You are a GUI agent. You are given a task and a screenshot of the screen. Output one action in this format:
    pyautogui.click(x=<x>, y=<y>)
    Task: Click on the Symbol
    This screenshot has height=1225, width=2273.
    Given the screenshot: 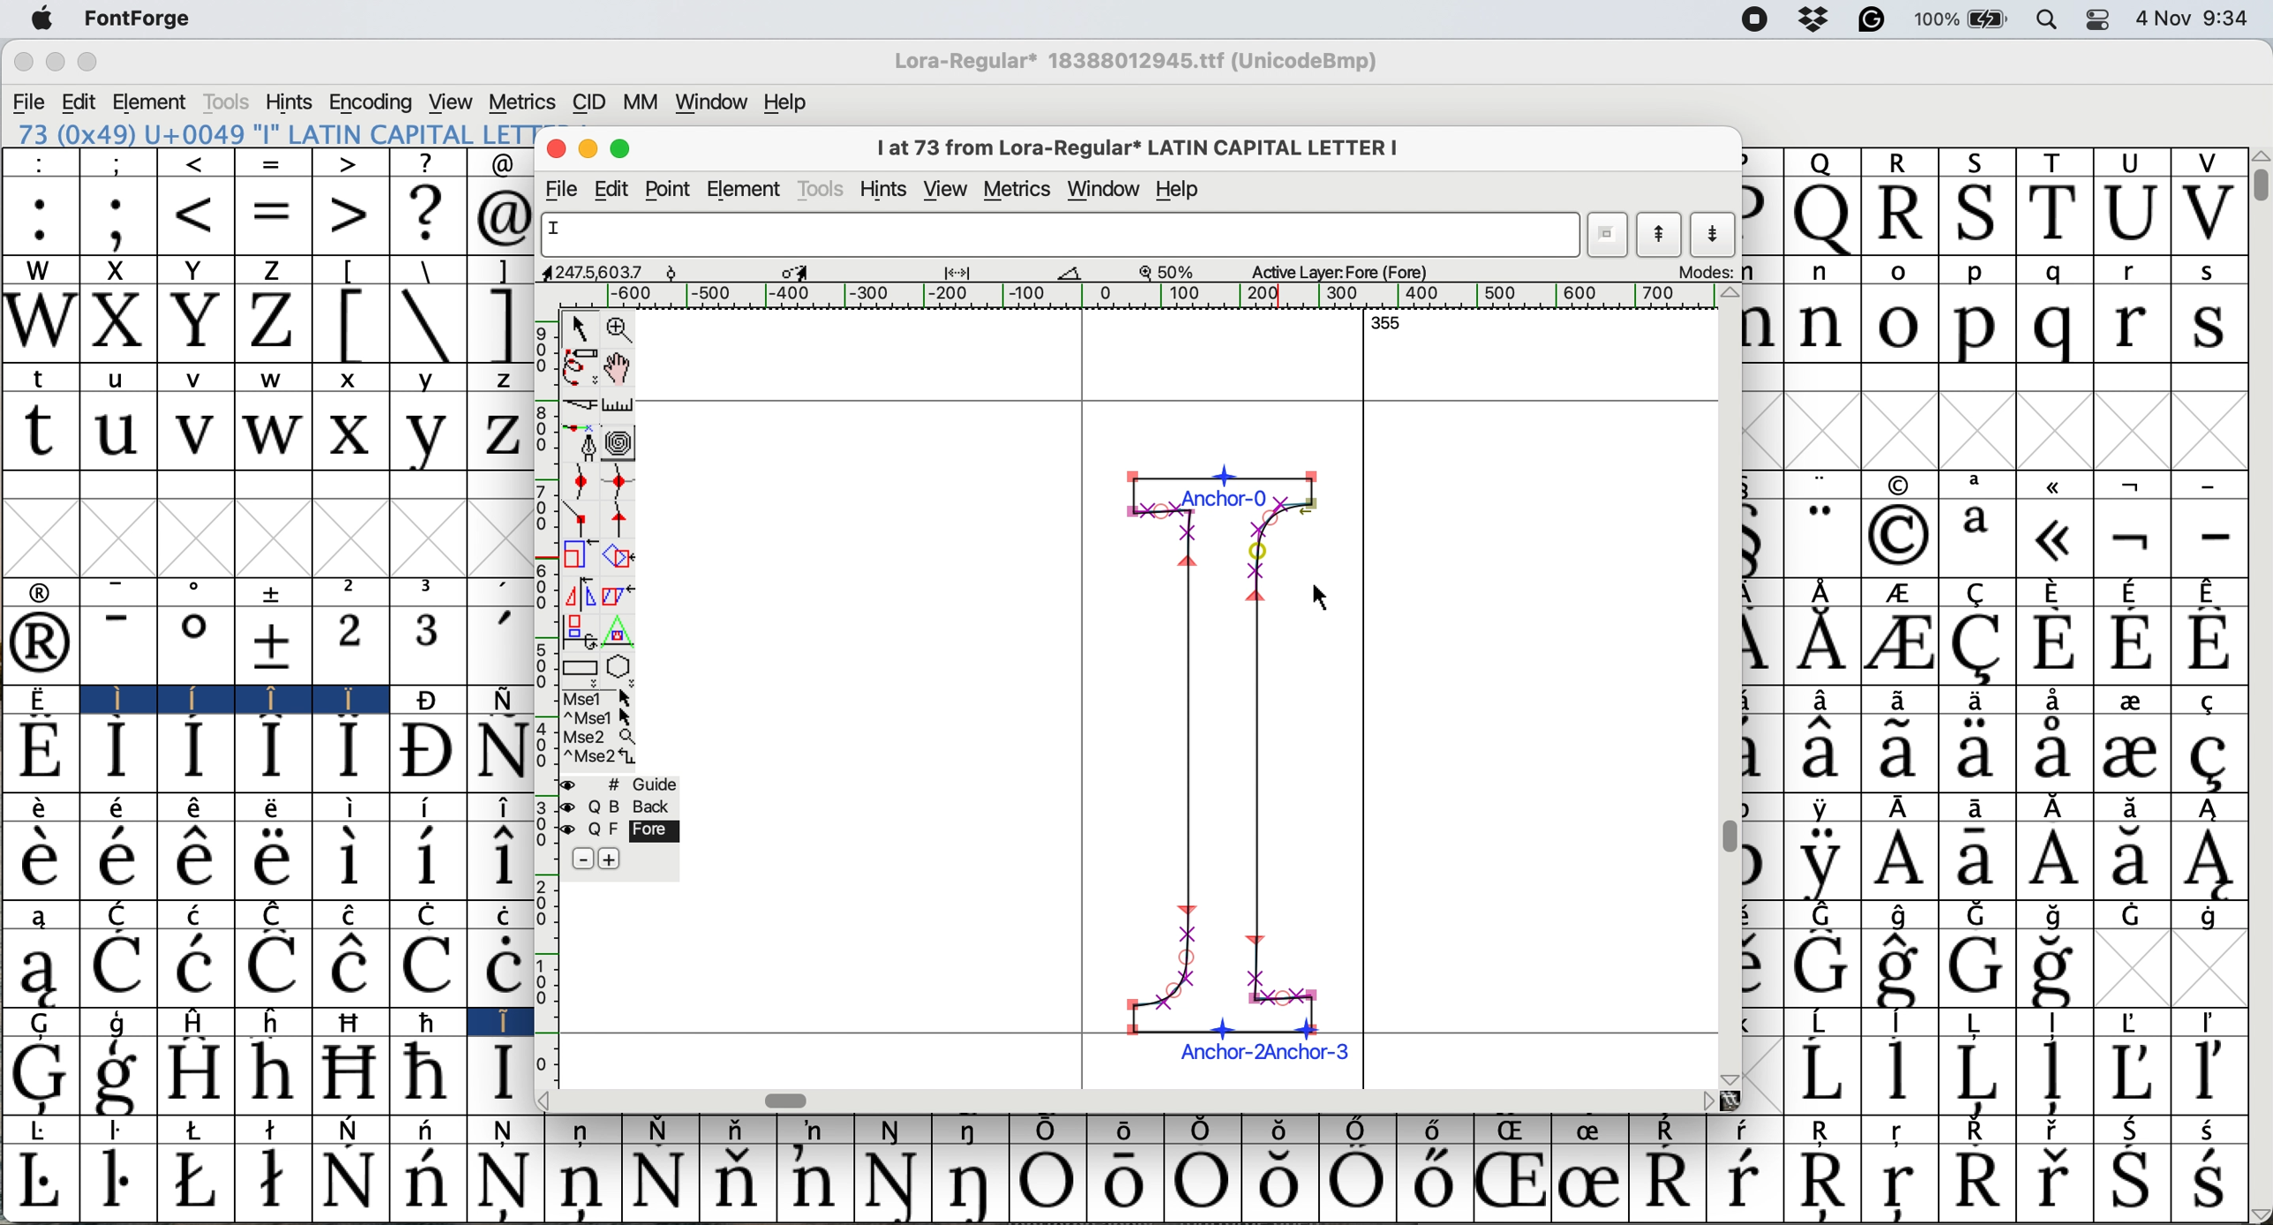 What is the action you would take?
    pyautogui.click(x=1596, y=1130)
    